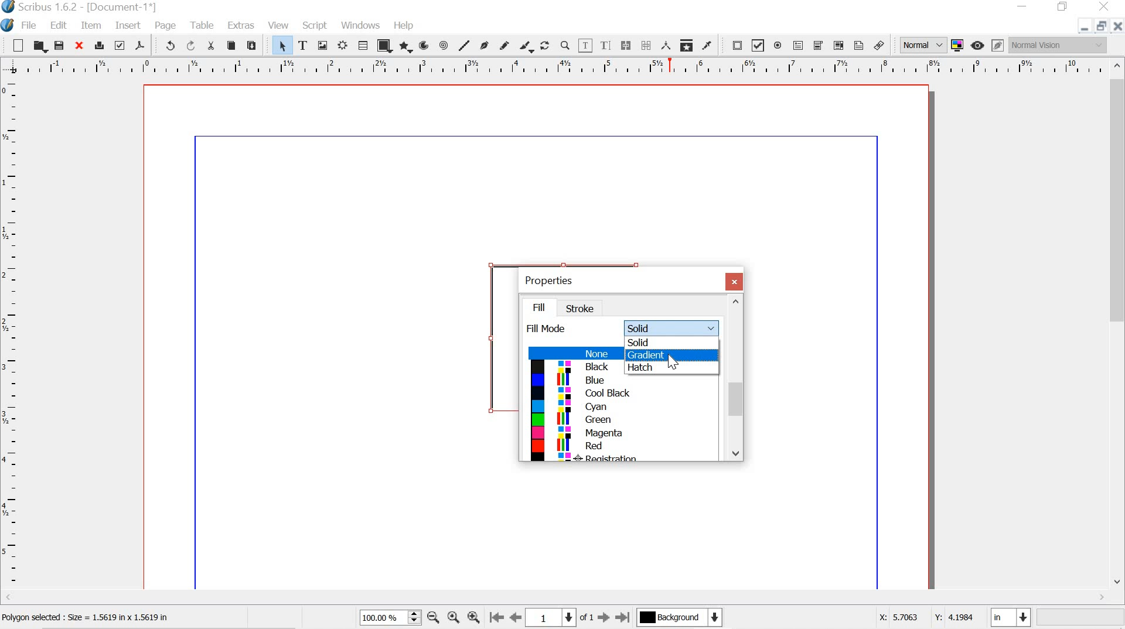 The image size is (1125, 629). I want to click on save as pdf, so click(141, 46).